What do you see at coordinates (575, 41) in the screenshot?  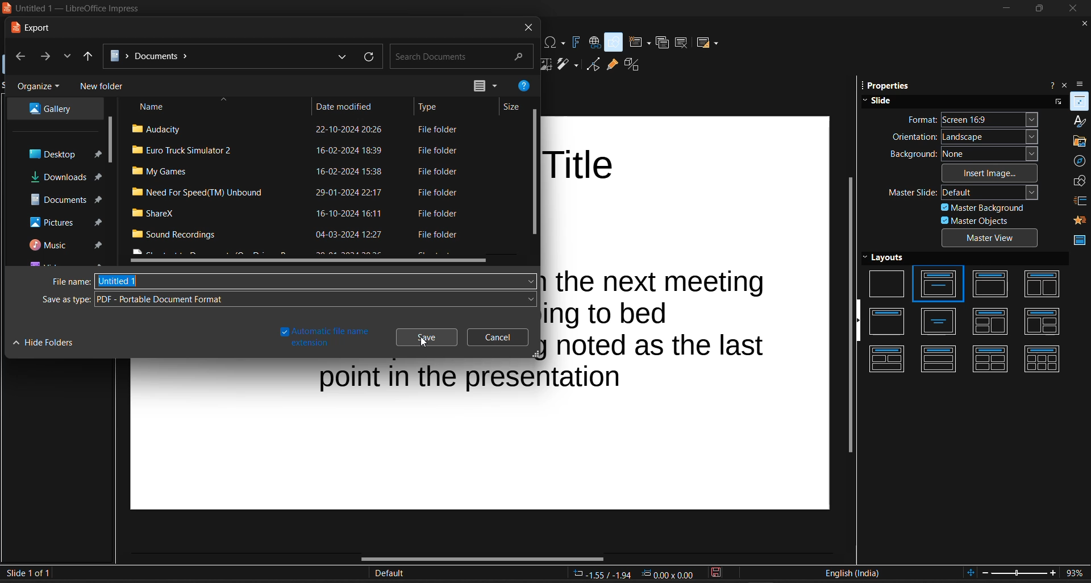 I see `insert fontwork text` at bounding box center [575, 41].